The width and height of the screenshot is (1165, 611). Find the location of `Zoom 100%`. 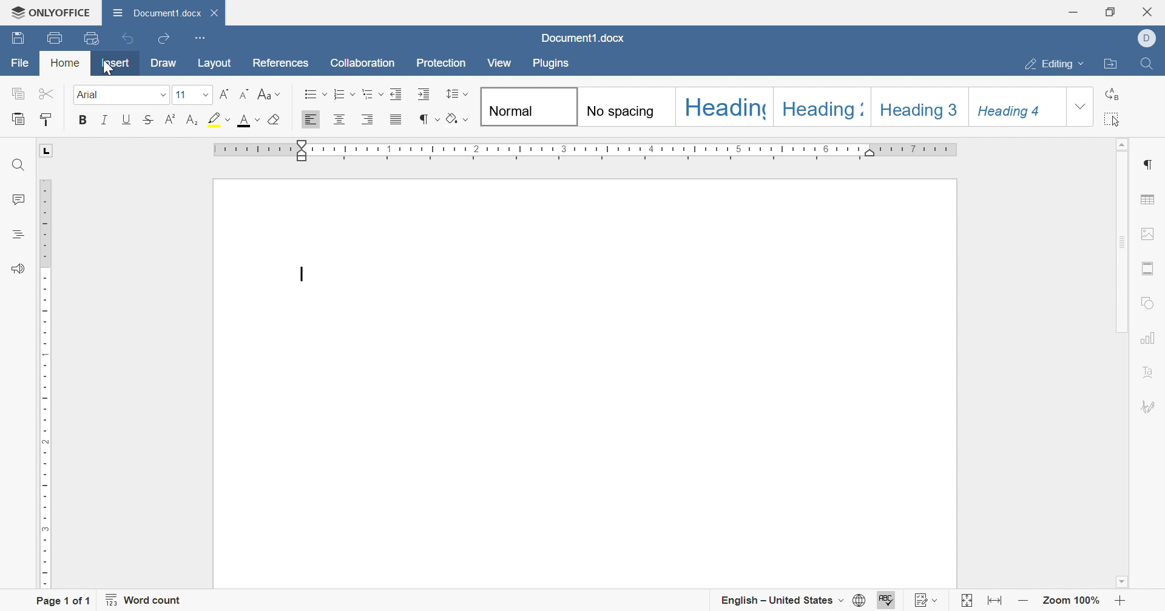

Zoom 100% is located at coordinates (1073, 599).